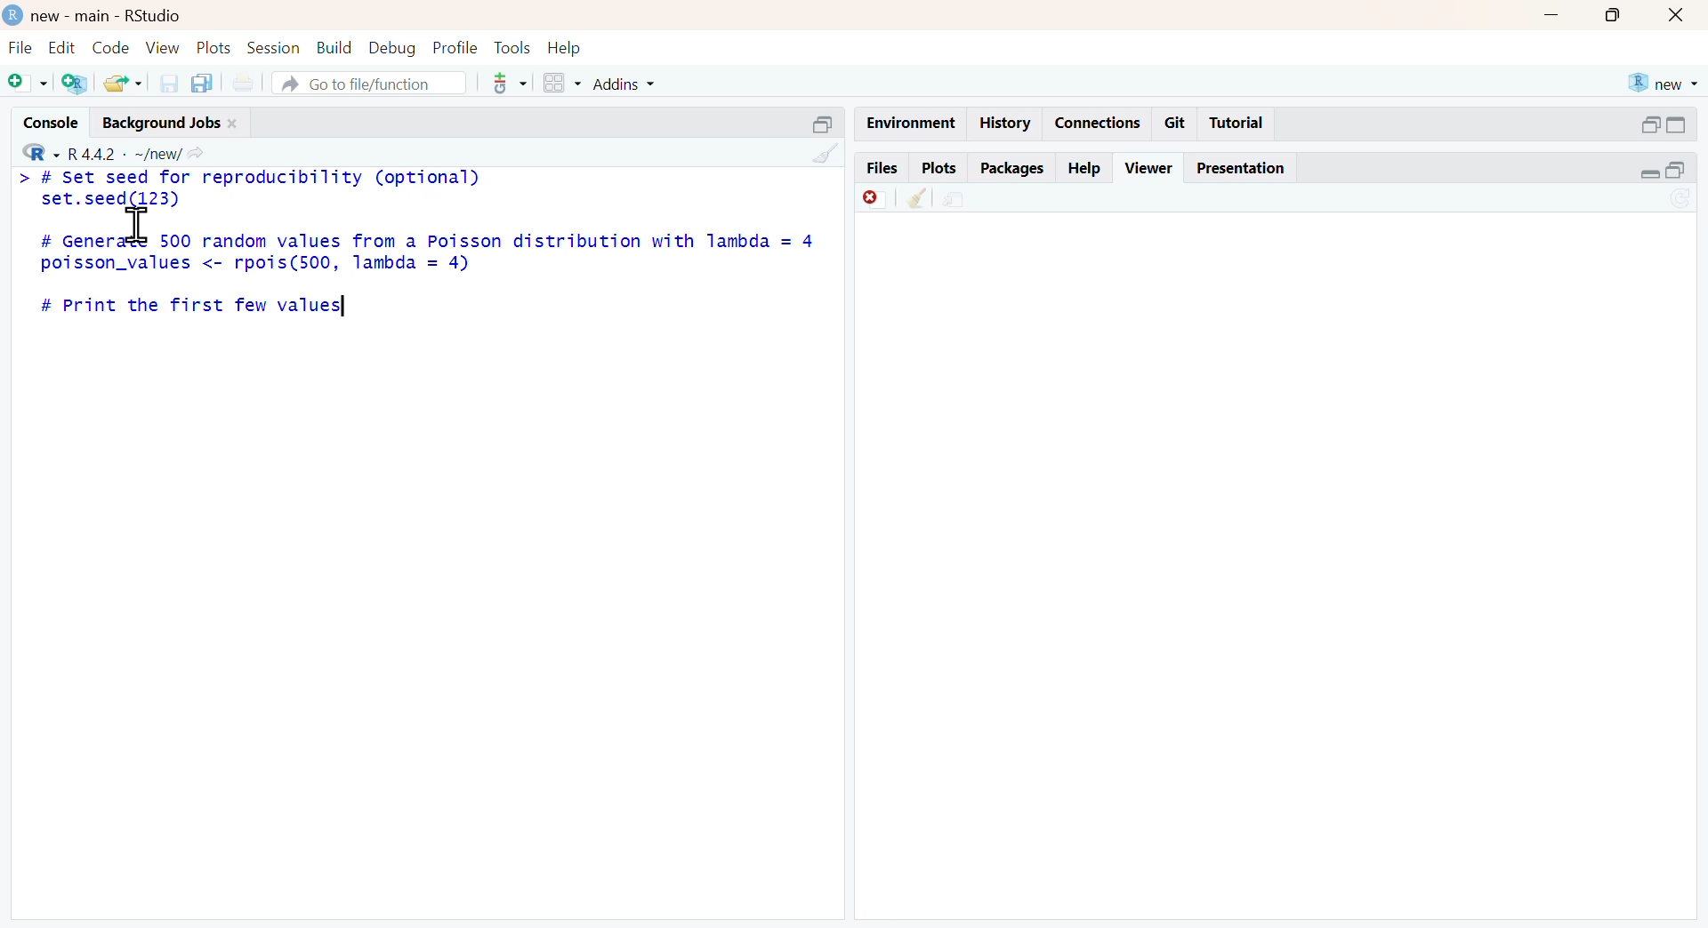 The width and height of the screenshot is (1708, 928). I want to click on new, so click(1664, 84).